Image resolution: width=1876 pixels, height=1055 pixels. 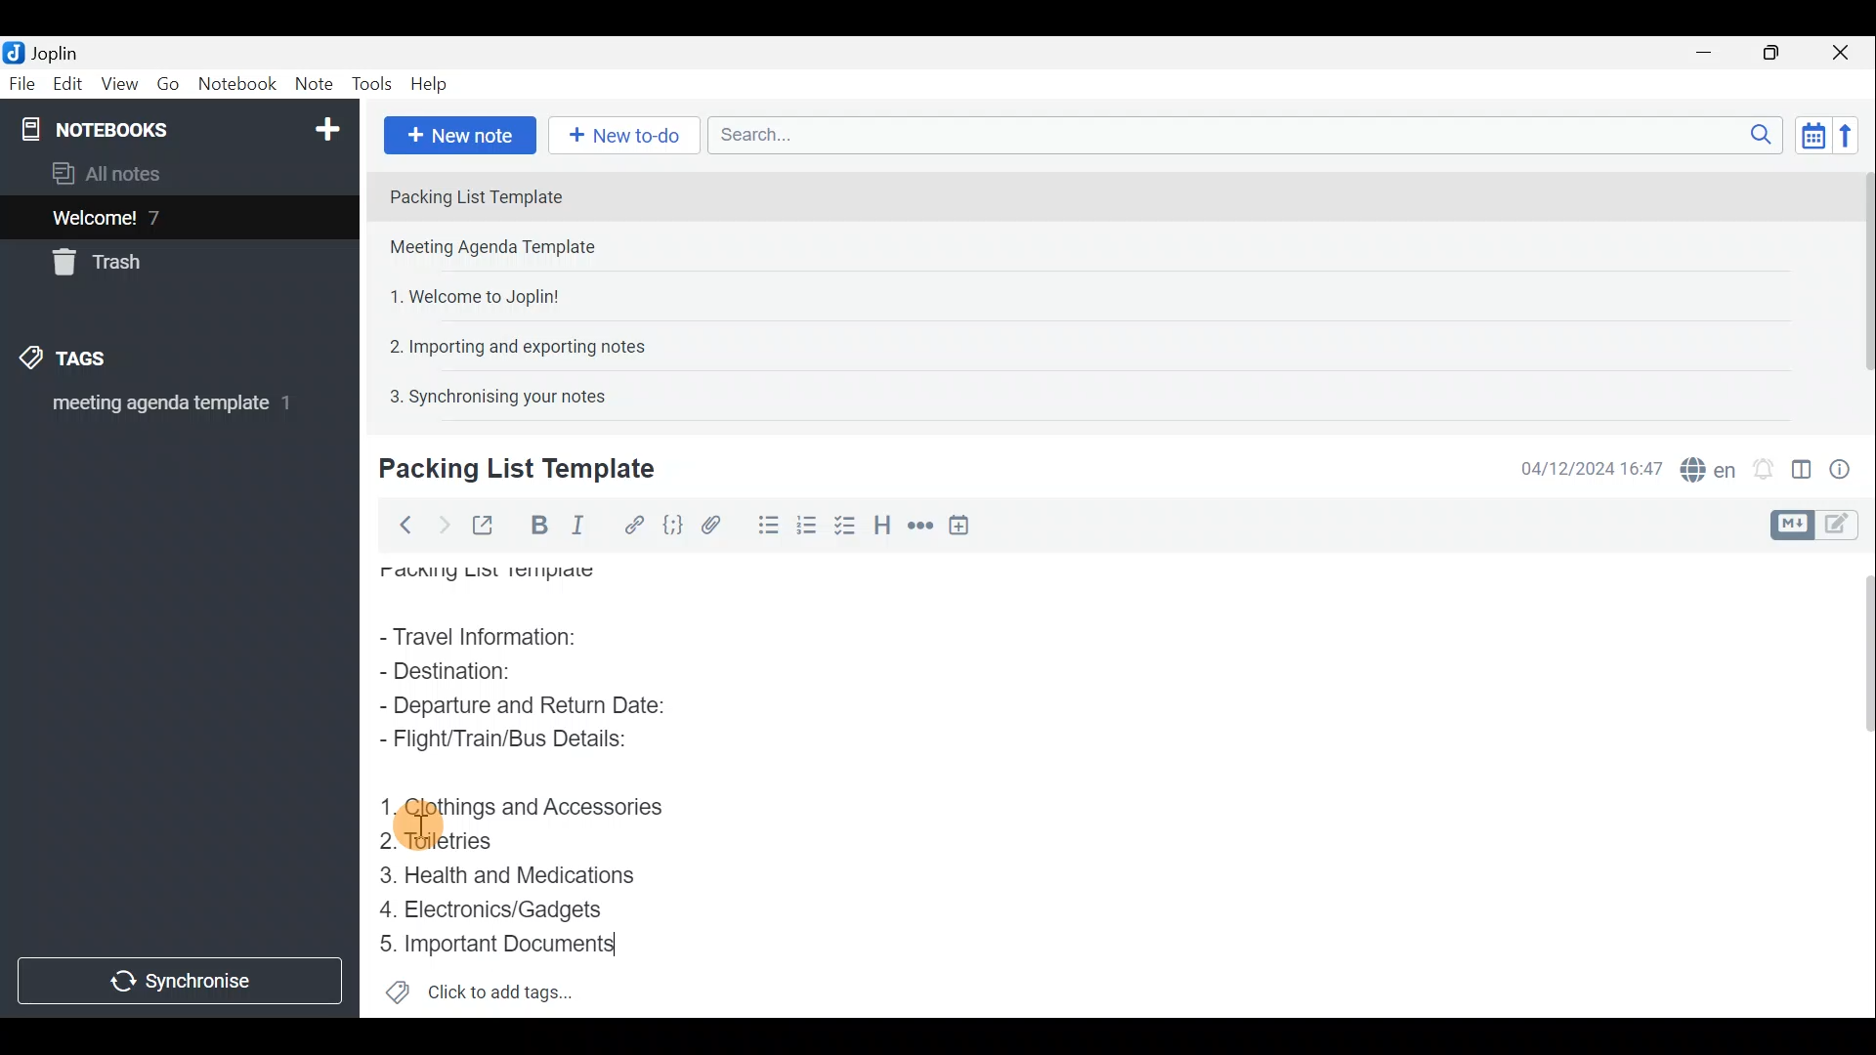 I want to click on New note, so click(x=458, y=133).